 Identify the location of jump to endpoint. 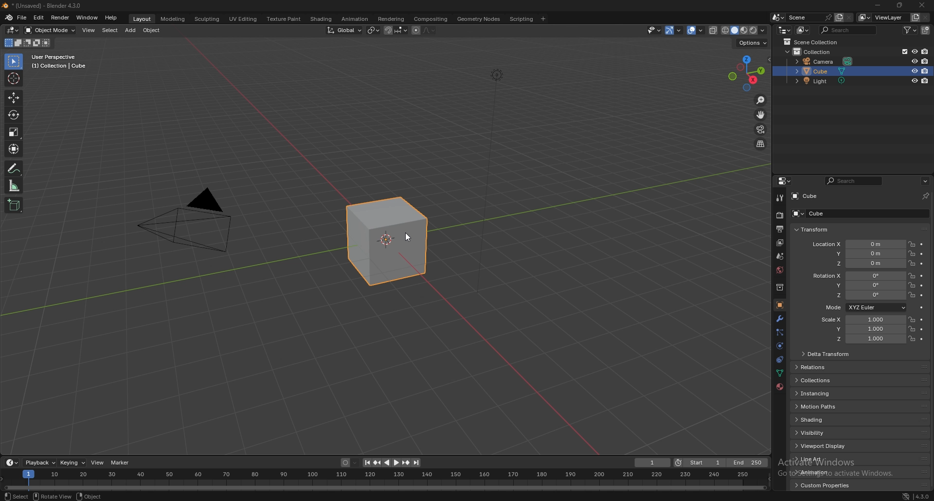
(367, 463).